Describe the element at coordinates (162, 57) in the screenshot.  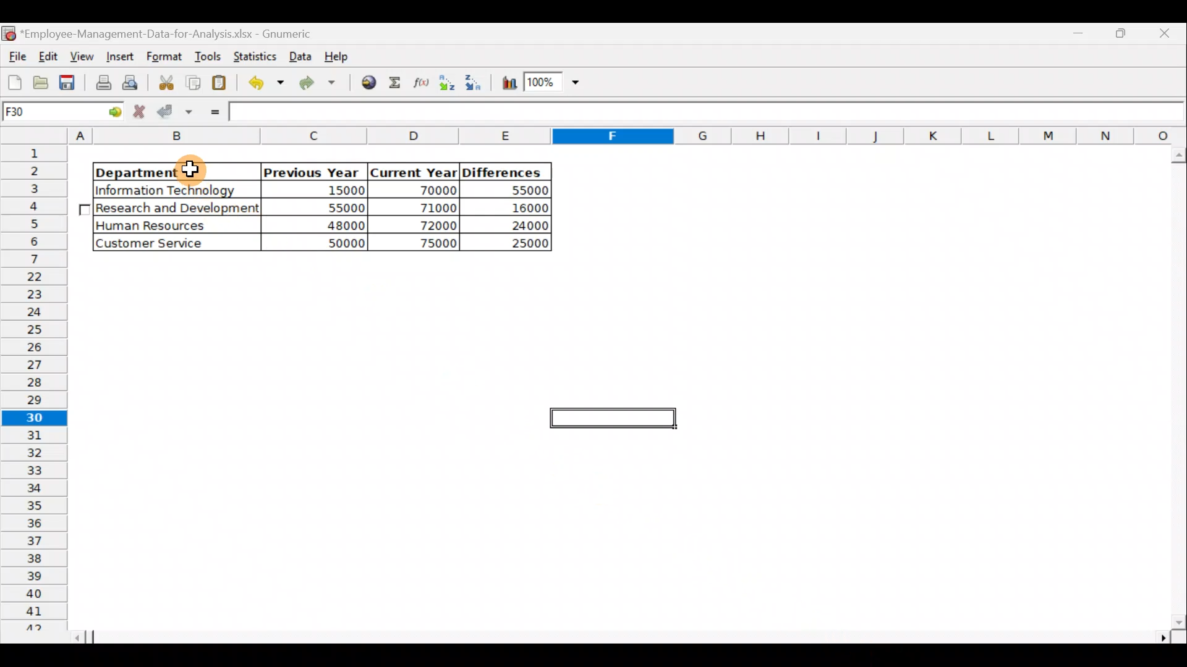
I see `Format` at that location.